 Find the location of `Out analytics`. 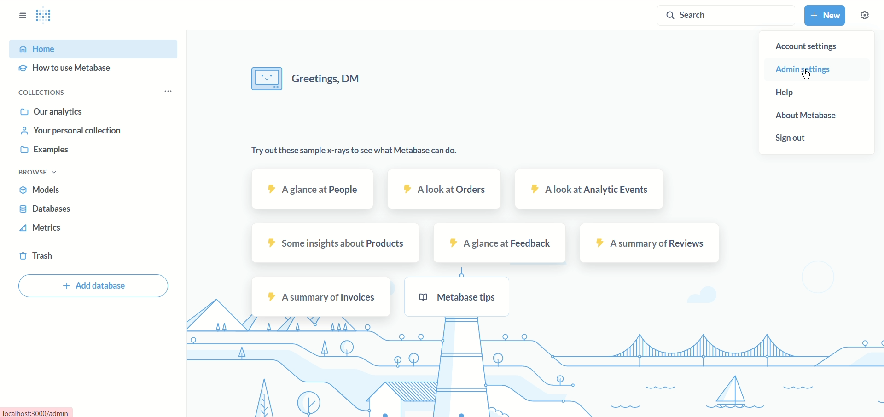

Out analytics is located at coordinates (70, 112).